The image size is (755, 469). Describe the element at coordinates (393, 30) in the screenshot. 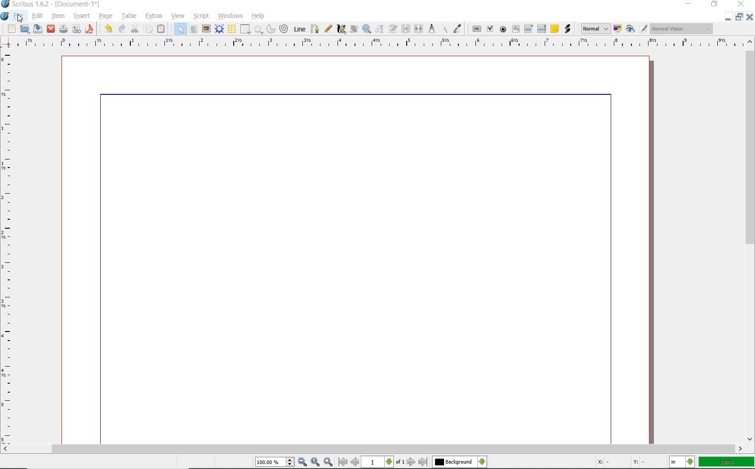

I see `edit text with story editor` at that location.